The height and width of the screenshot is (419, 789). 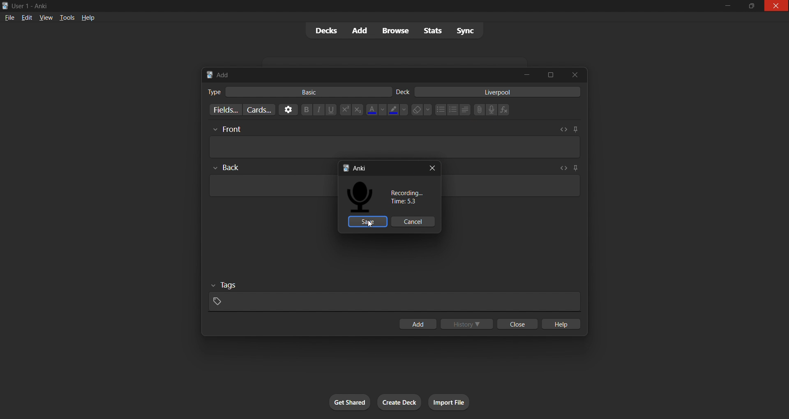 What do you see at coordinates (434, 167) in the screenshot?
I see `close` at bounding box center [434, 167].